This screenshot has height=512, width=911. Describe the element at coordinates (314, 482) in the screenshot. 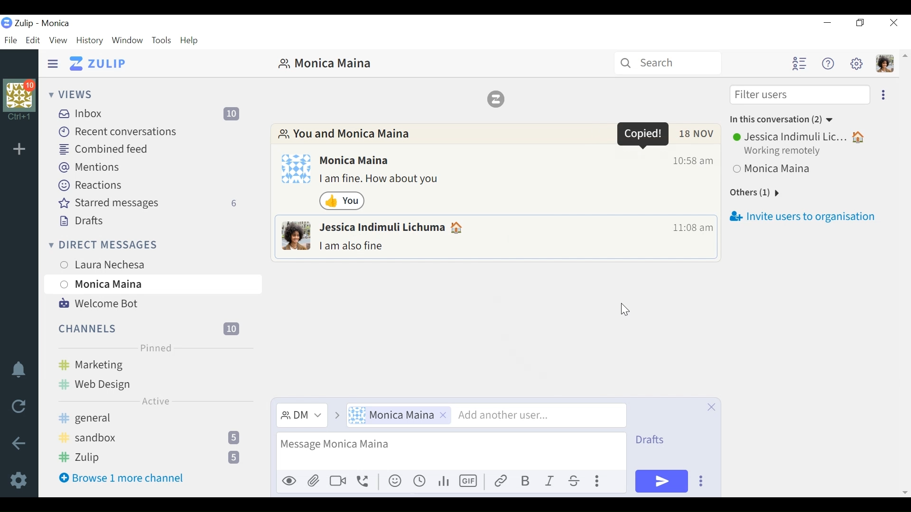

I see `attach` at that location.